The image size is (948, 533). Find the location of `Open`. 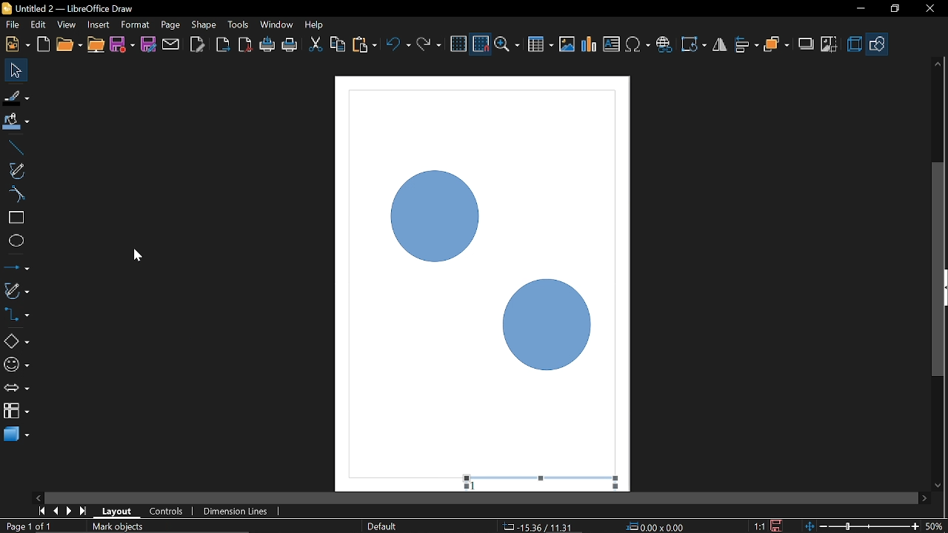

Open is located at coordinates (68, 45).